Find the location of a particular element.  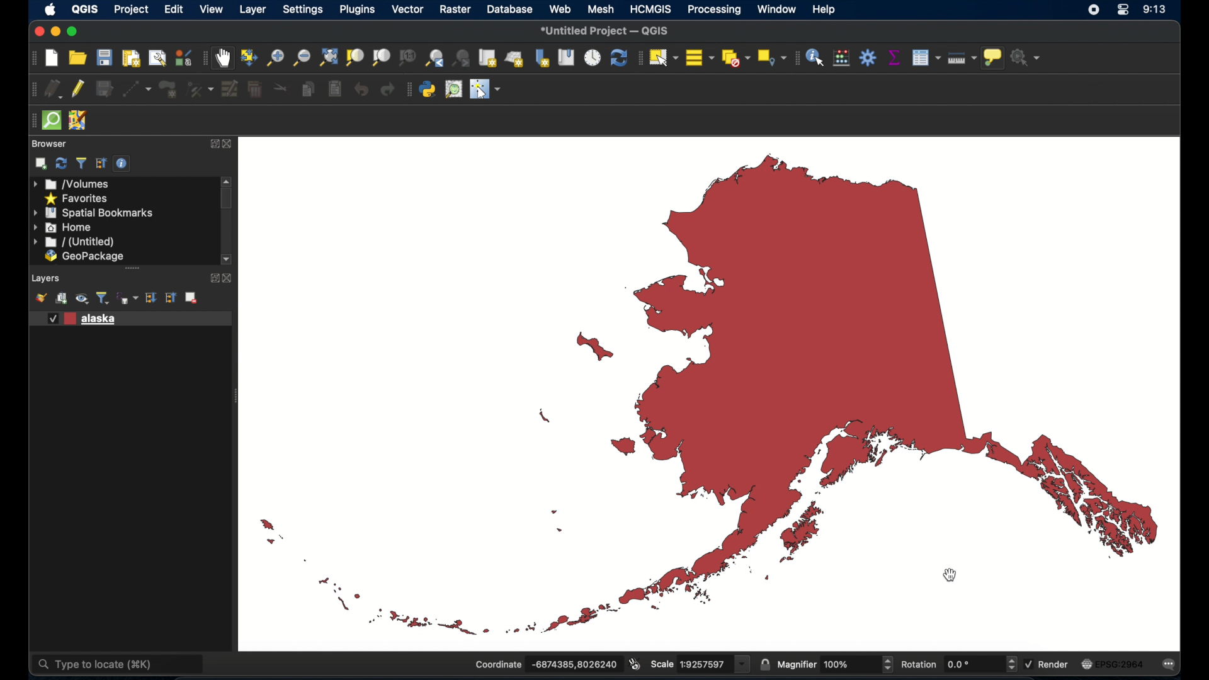

filter legend is located at coordinates (105, 298).